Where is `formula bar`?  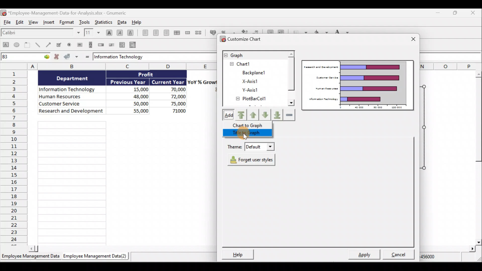 formula bar is located at coordinates (148, 56).